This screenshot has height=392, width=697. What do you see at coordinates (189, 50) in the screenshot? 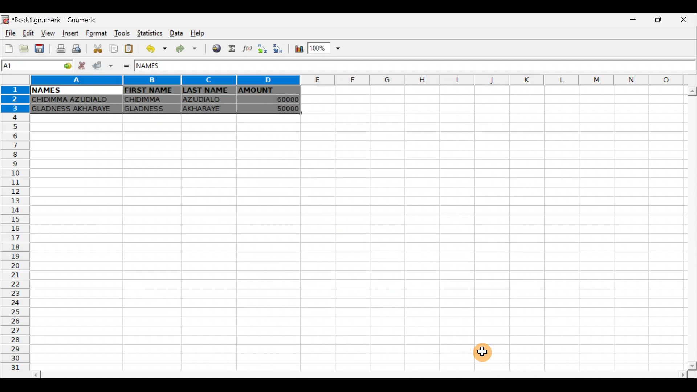
I see `Redo undone action` at bounding box center [189, 50].